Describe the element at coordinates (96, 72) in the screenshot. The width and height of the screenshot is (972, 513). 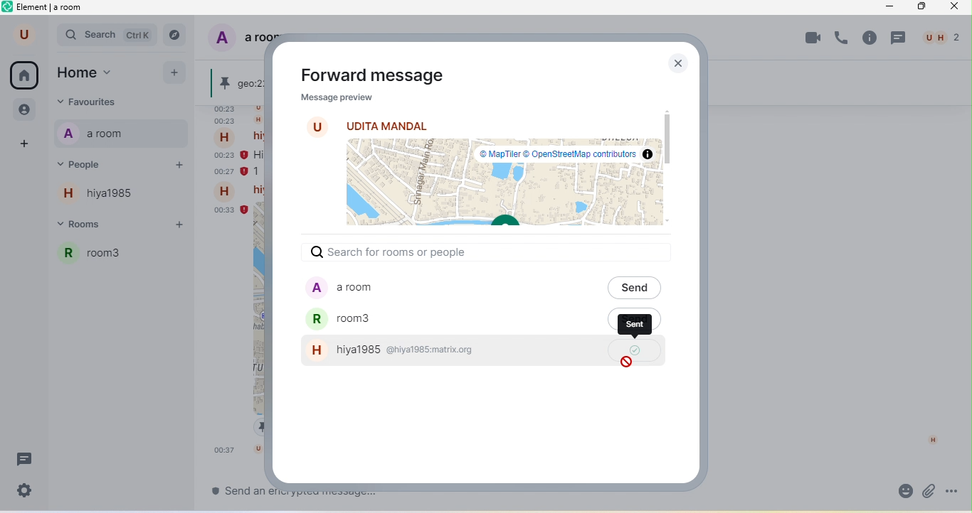
I see `home` at that location.